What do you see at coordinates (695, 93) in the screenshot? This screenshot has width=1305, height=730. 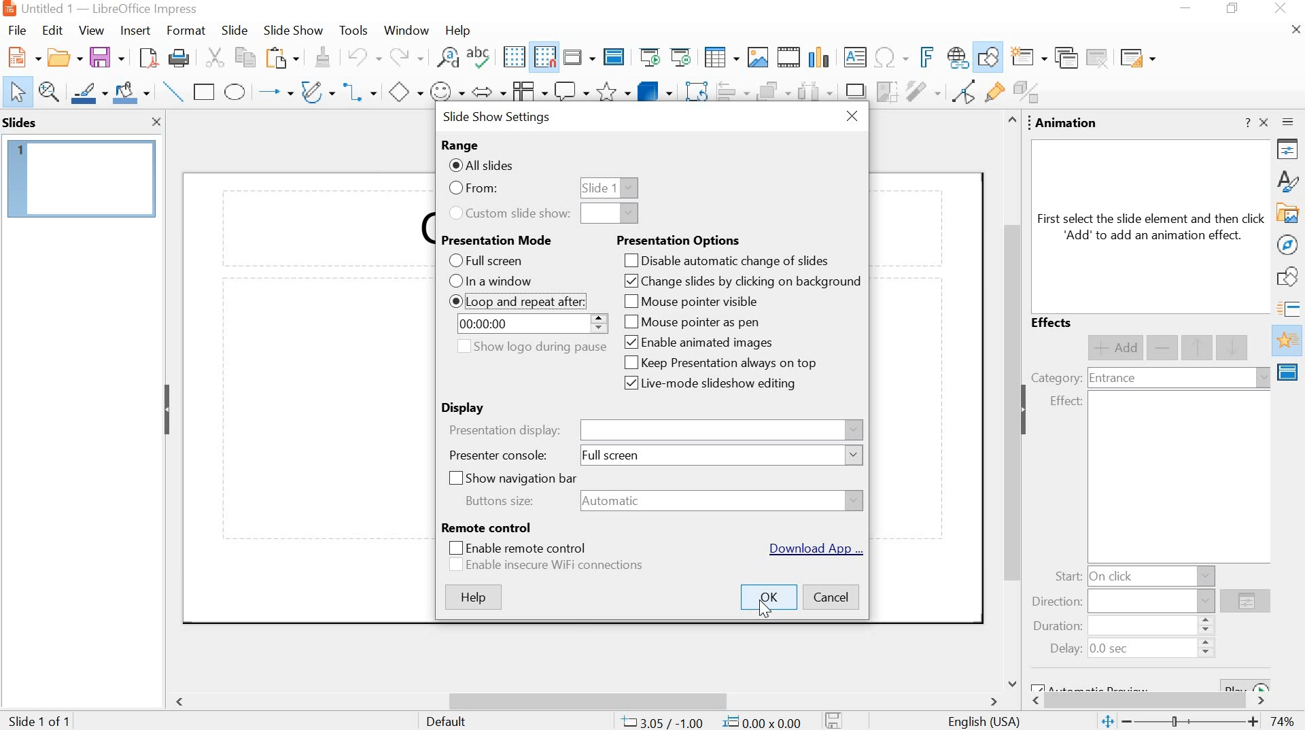 I see `rotate` at bounding box center [695, 93].